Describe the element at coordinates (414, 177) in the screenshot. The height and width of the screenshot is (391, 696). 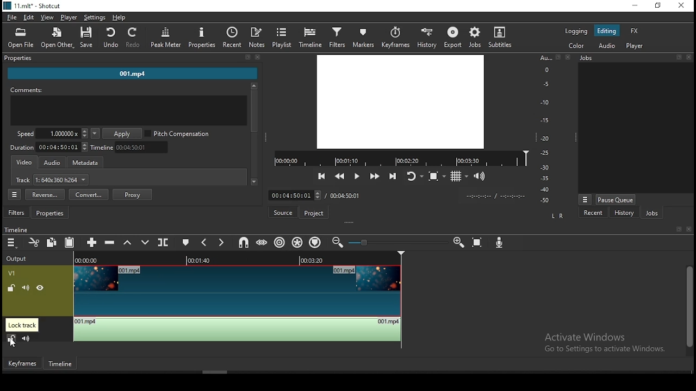
I see `toggle player after looping` at that location.